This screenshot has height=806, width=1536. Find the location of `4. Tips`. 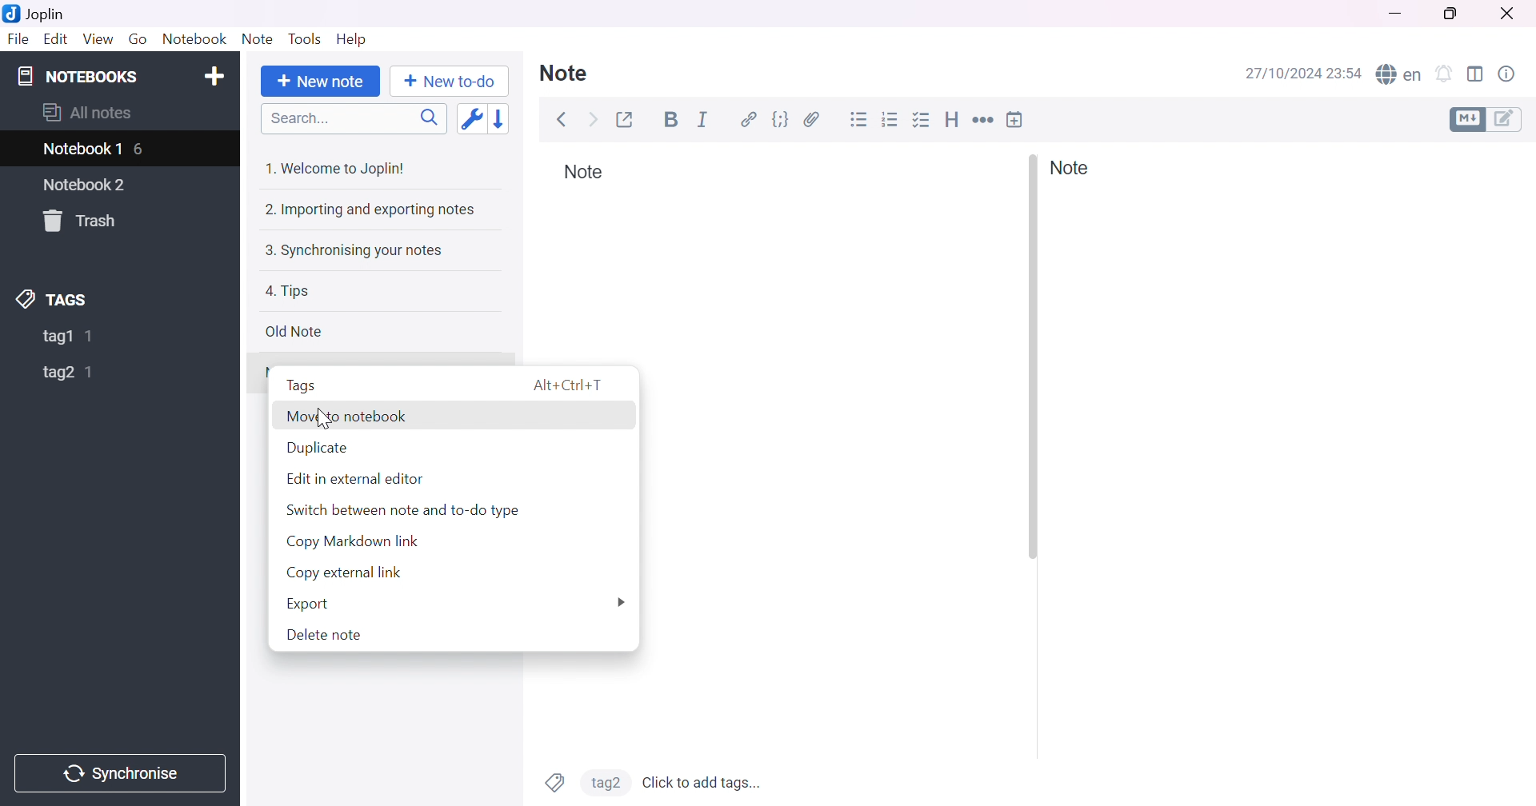

4. Tips is located at coordinates (287, 291).